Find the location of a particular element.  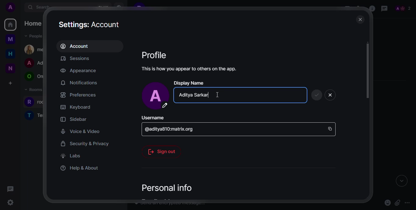

sig out is located at coordinates (162, 151).